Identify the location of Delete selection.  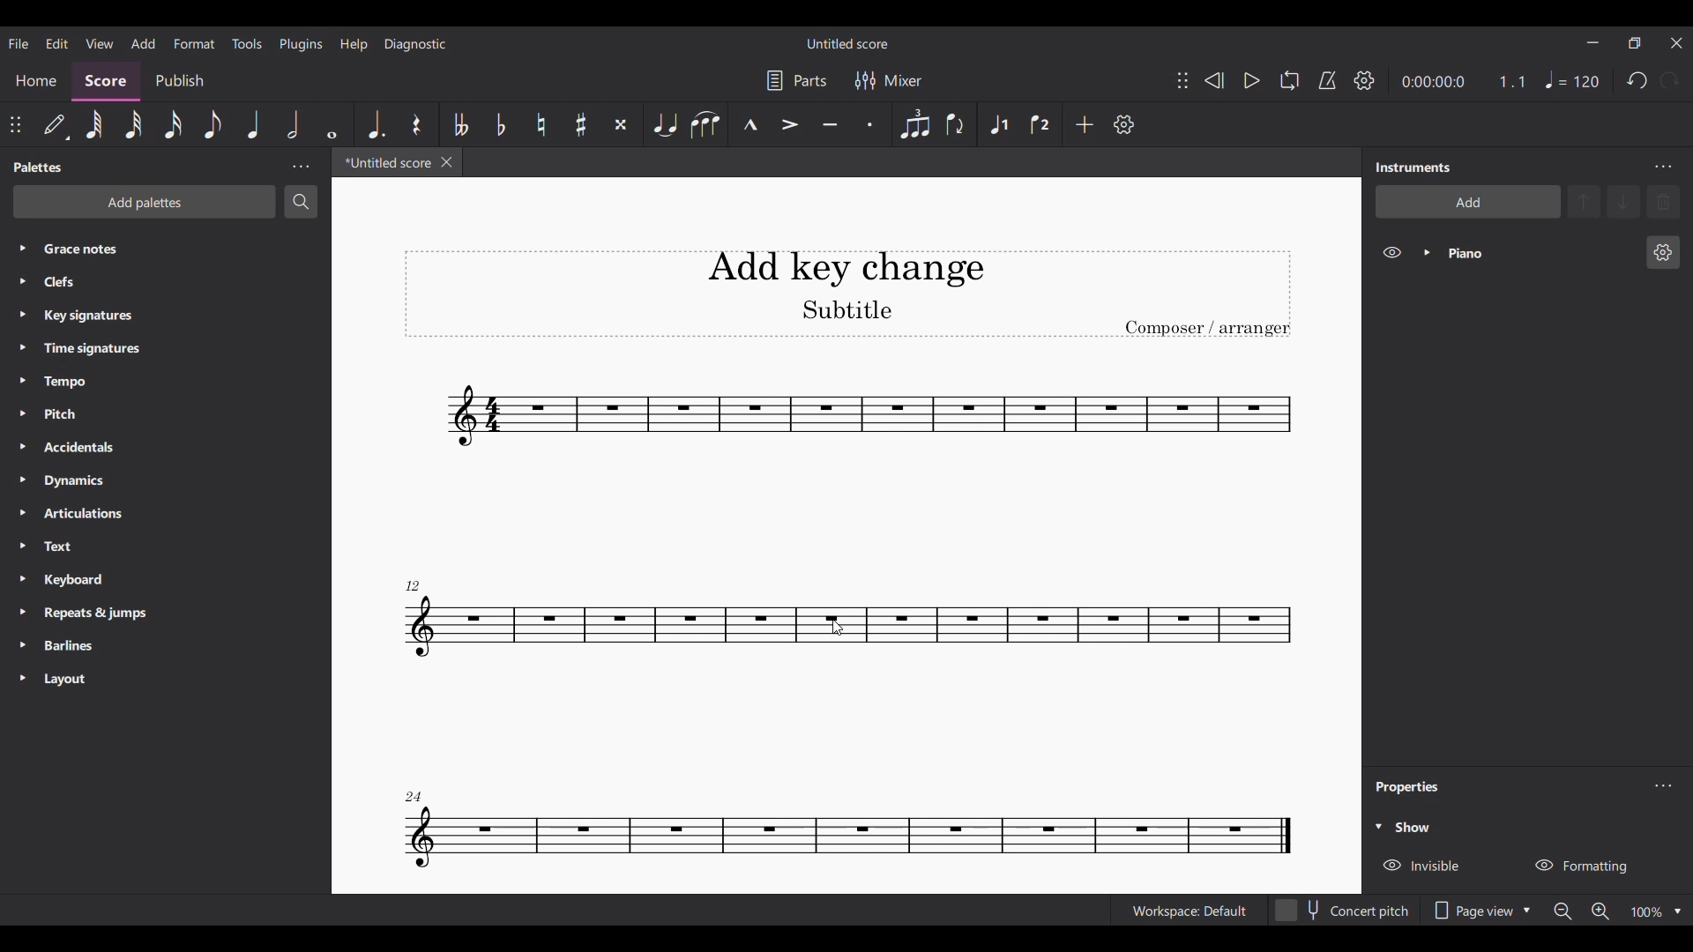
(1663, 202).